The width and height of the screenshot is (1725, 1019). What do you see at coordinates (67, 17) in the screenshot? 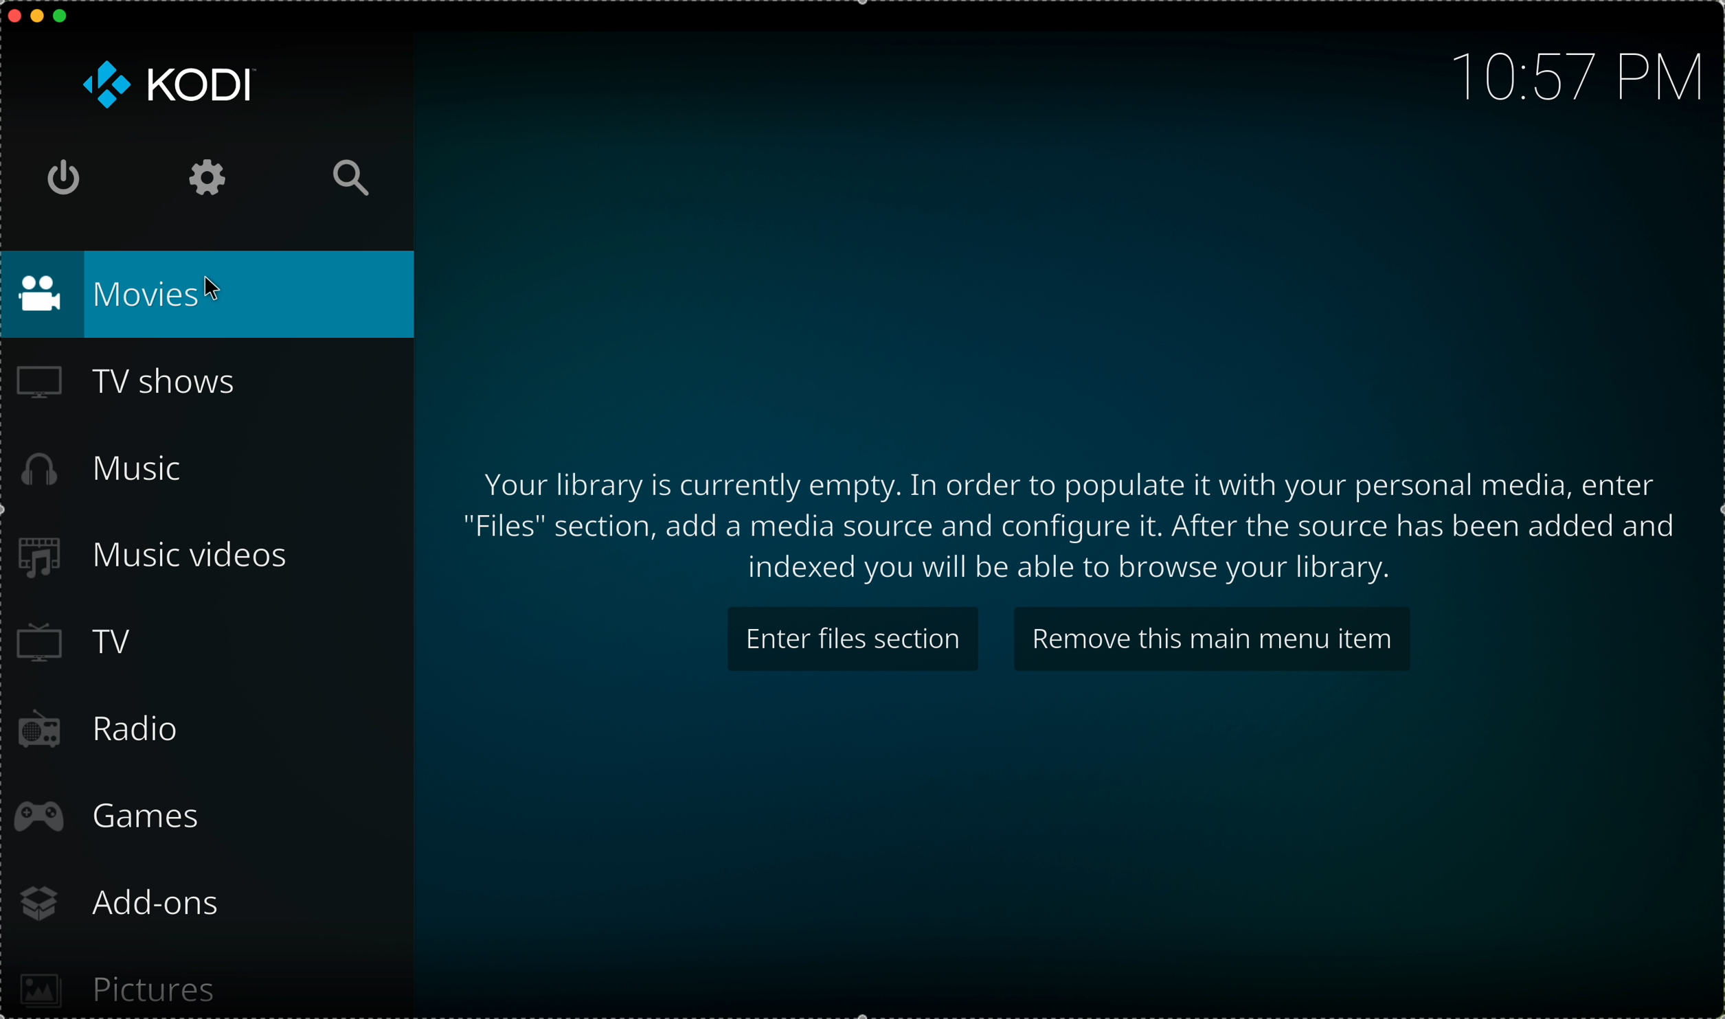
I see `maximize ` at bounding box center [67, 17].